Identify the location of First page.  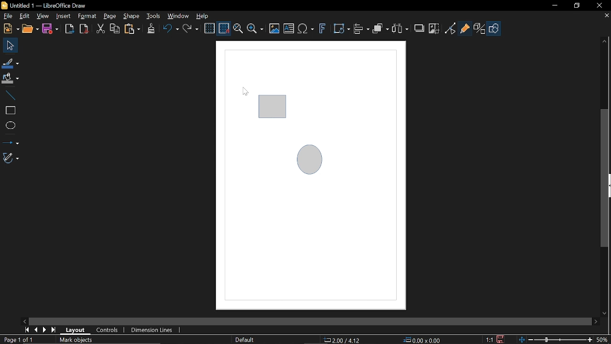
(26, 330).